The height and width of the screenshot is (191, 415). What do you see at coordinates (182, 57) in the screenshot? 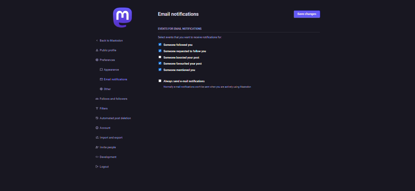
I see `someone boosted your profile` at bounding box center [182, 57].